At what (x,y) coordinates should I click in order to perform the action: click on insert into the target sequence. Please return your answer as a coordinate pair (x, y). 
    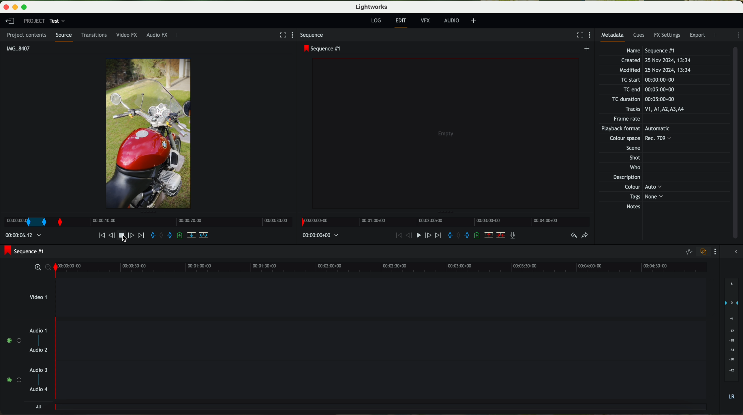
    Looking at the image, I should click on (204, 235).